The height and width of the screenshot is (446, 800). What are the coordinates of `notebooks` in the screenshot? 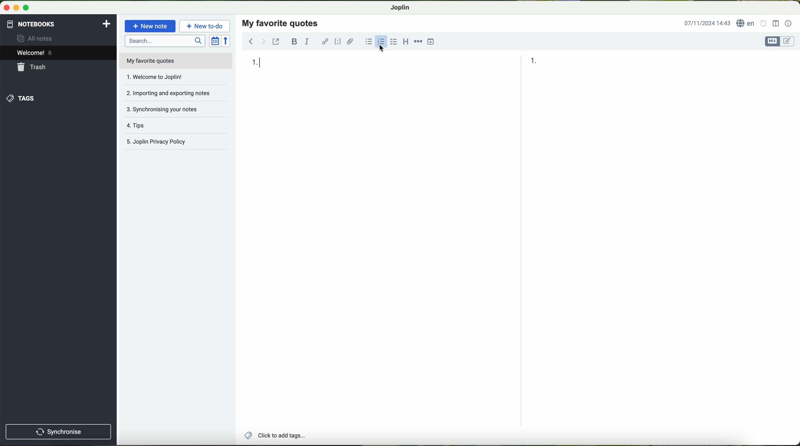 It's located at (59, 23).